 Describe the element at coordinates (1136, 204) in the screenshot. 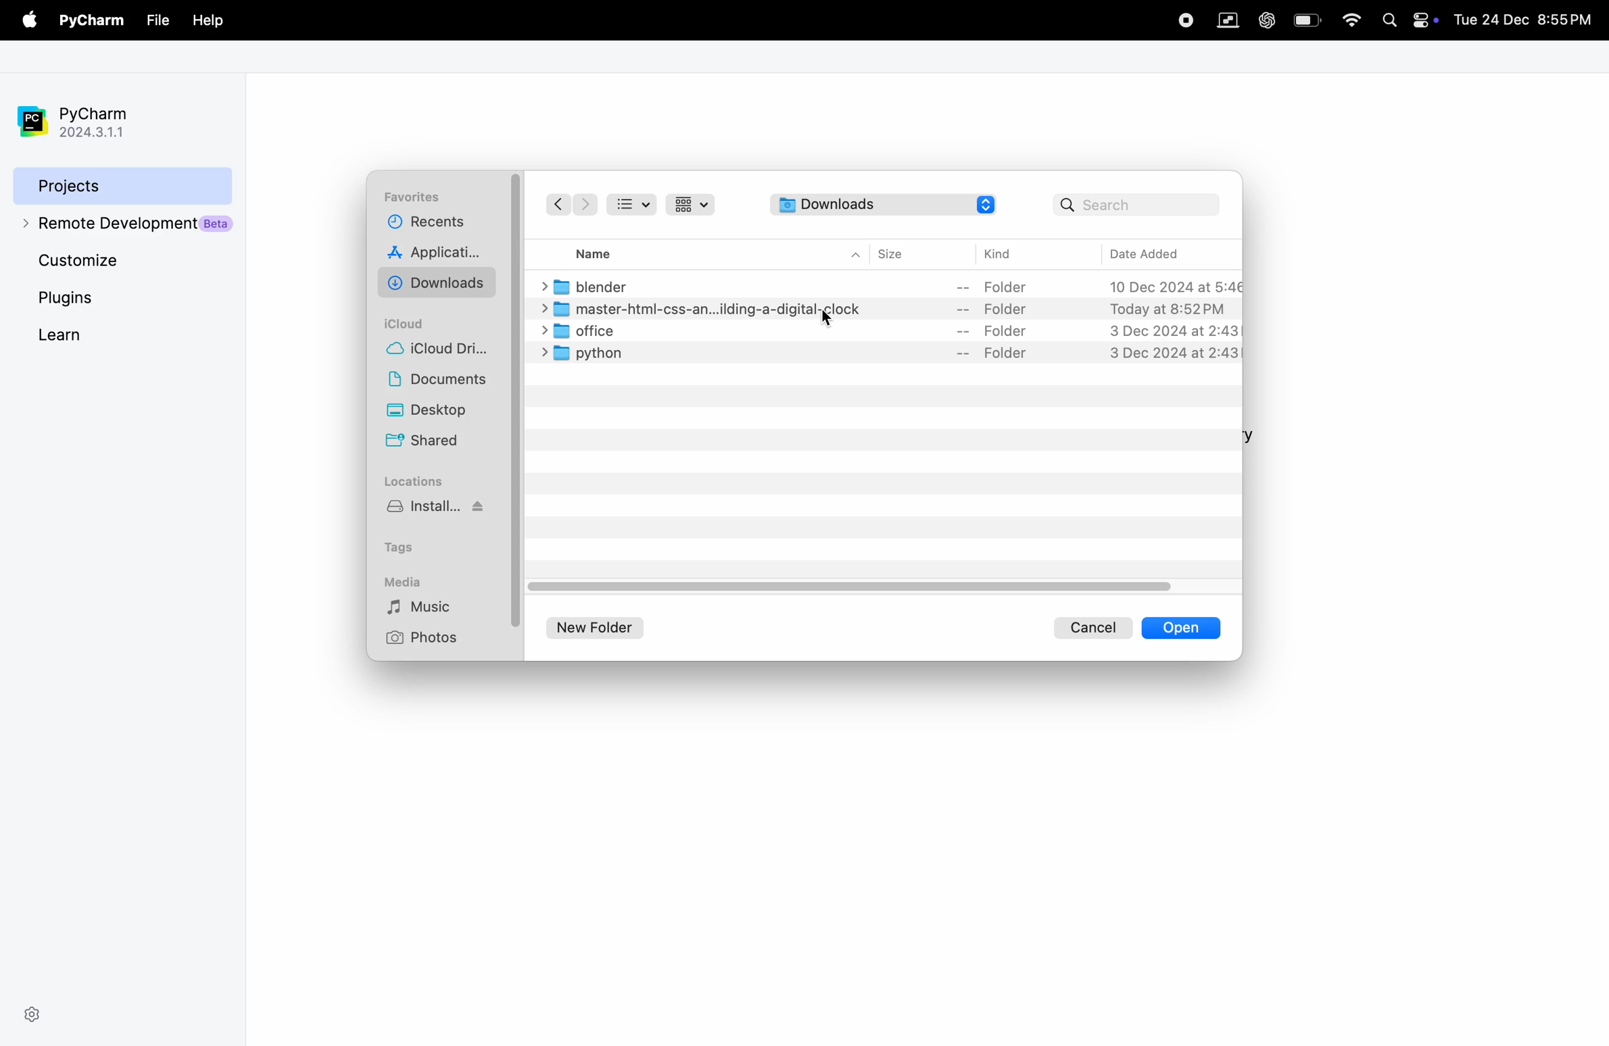

I see `search` at that location.